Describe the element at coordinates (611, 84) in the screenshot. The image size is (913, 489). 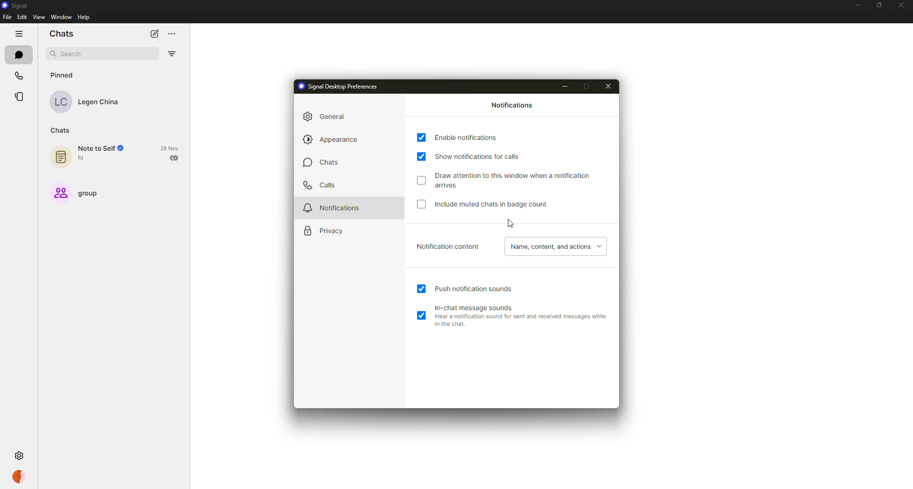
I see `close` at that location.